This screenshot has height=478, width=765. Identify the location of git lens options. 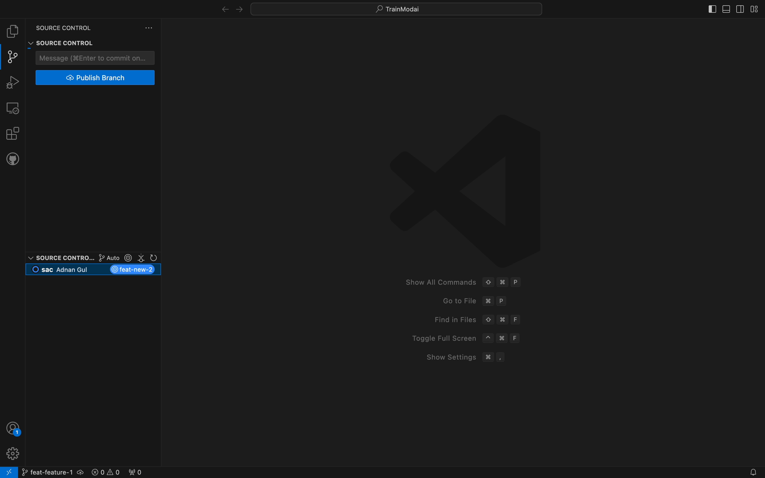
(126, 258).